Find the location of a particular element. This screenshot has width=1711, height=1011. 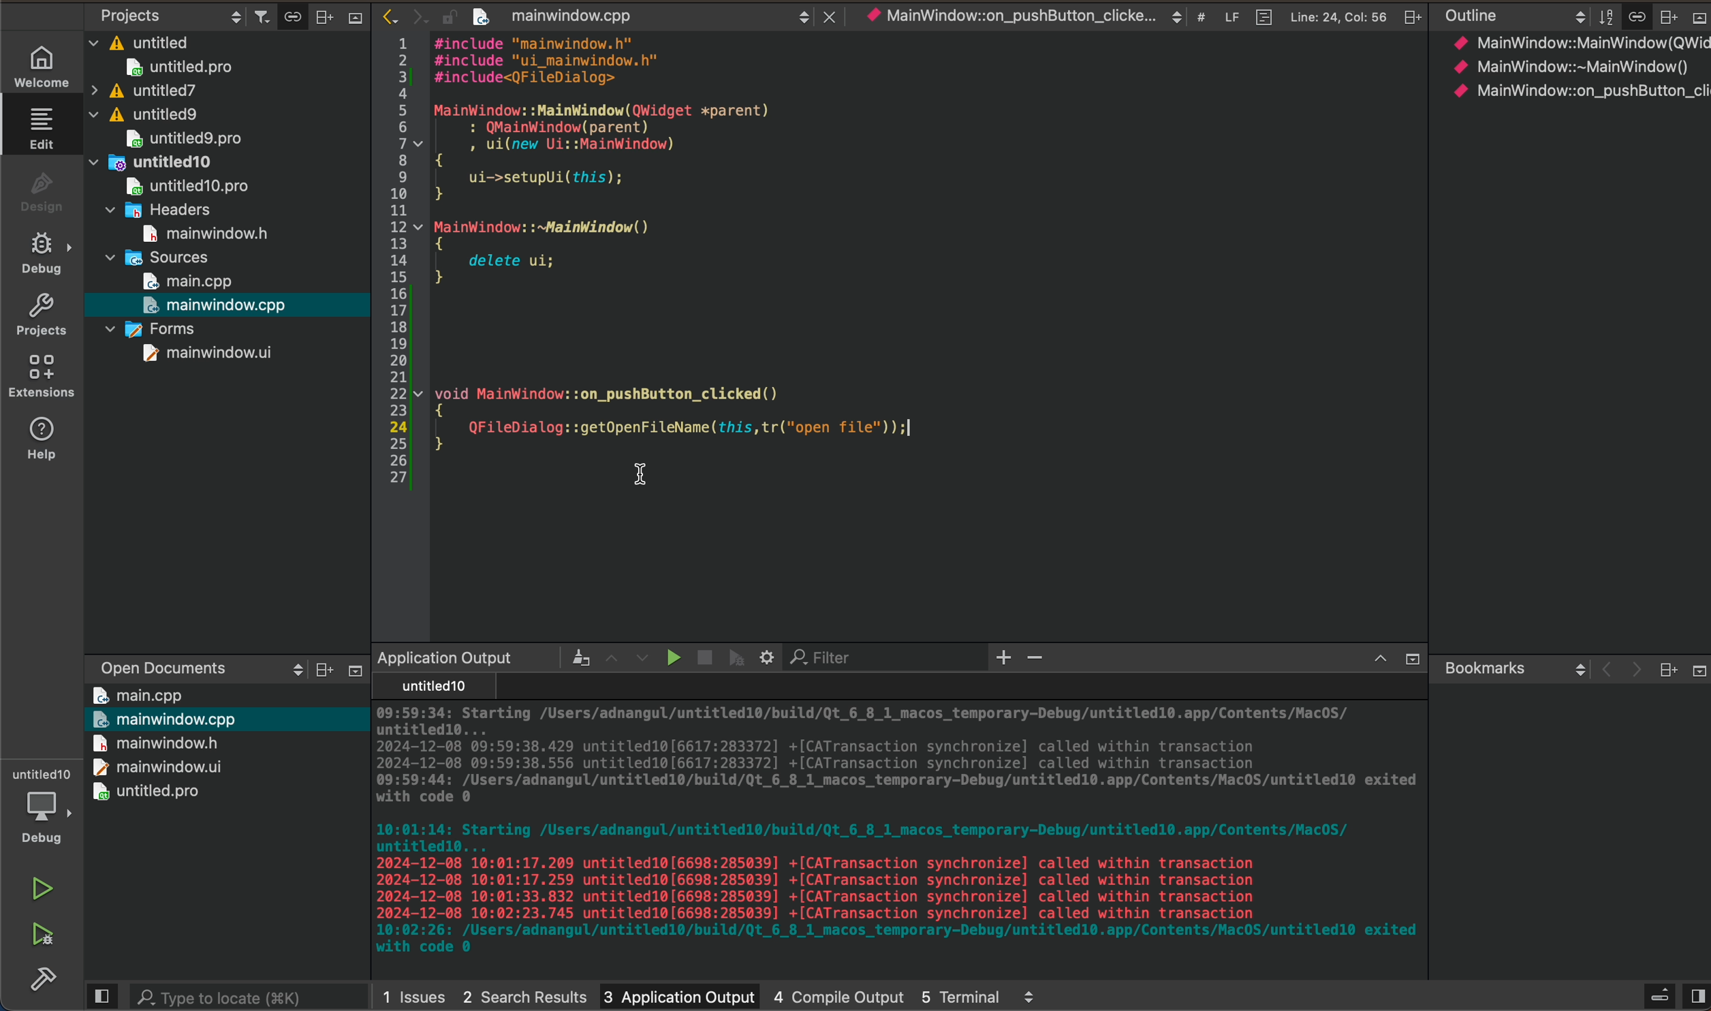

Scroll is located at coordinates (1174, 16).